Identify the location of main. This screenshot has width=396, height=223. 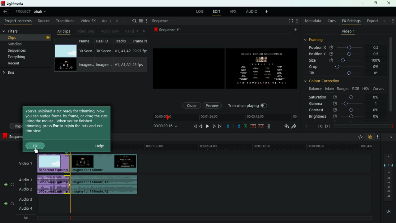
(329, 88).